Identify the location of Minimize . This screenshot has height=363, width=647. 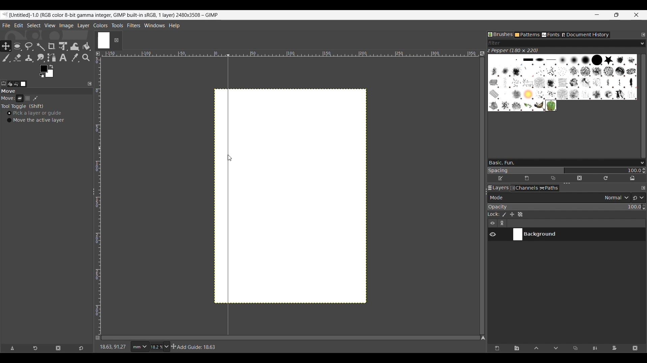
(597, 15).